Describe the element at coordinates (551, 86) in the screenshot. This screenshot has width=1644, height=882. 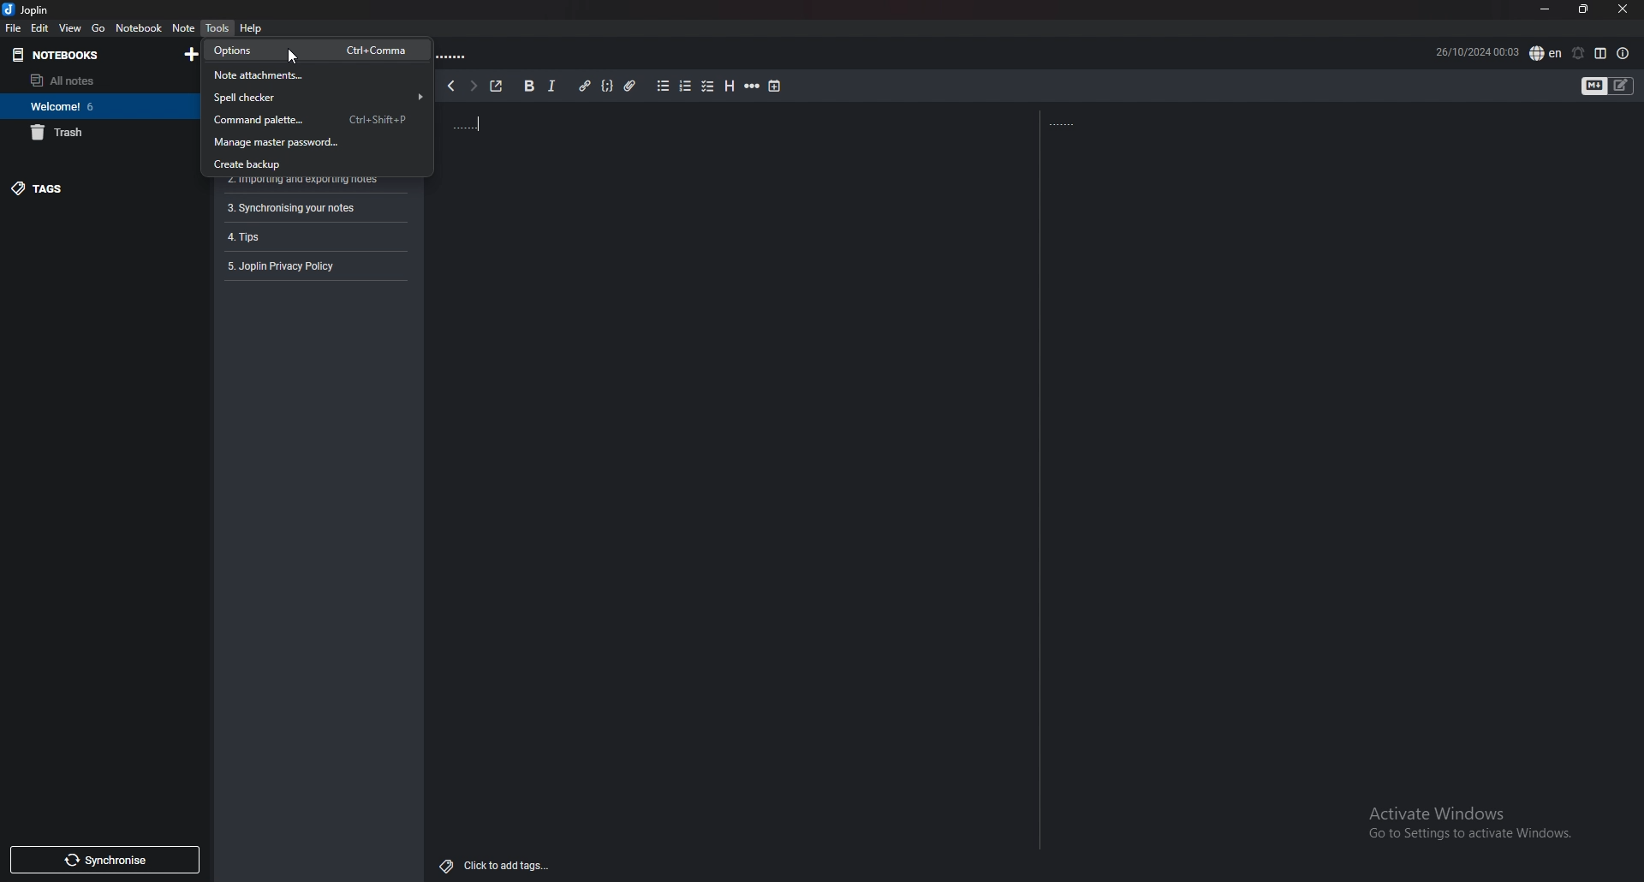
I see `italic` at that location.